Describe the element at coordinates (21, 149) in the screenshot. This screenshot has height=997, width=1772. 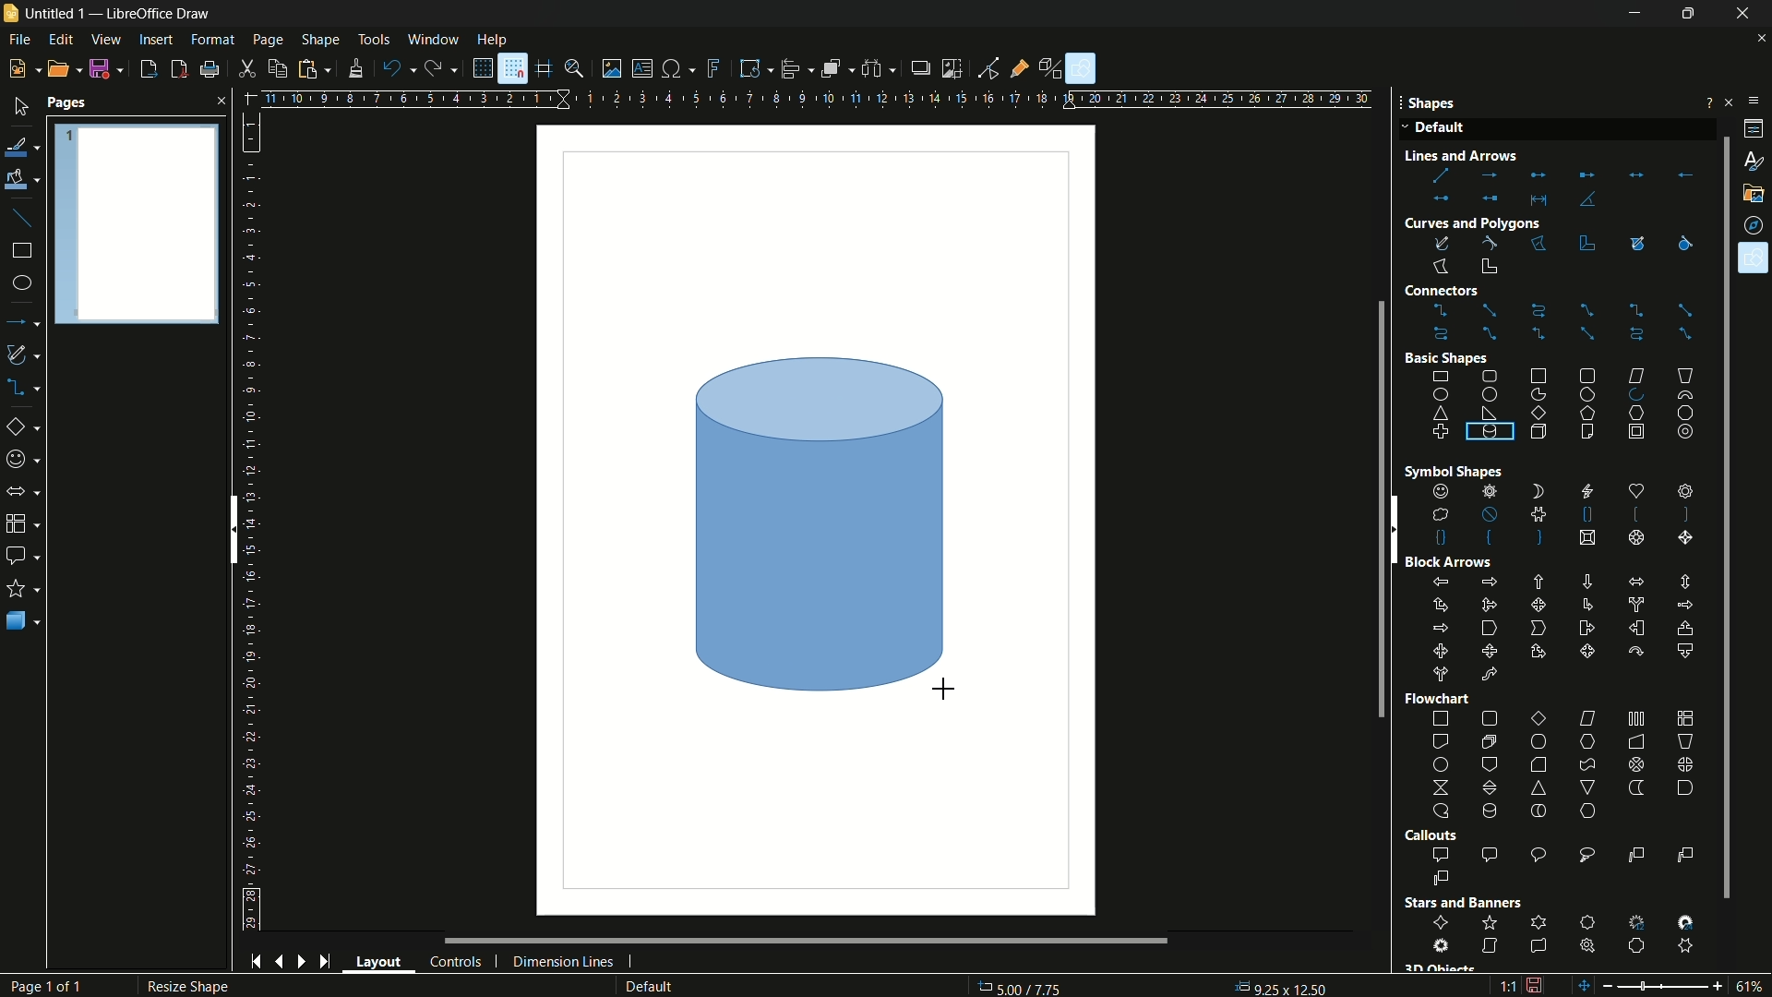
I see `line color` at that location.